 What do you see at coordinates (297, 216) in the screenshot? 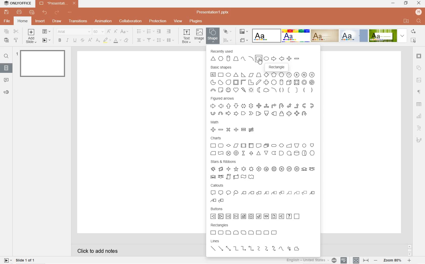
I see `Blank button` at bounding box center [297, 216].